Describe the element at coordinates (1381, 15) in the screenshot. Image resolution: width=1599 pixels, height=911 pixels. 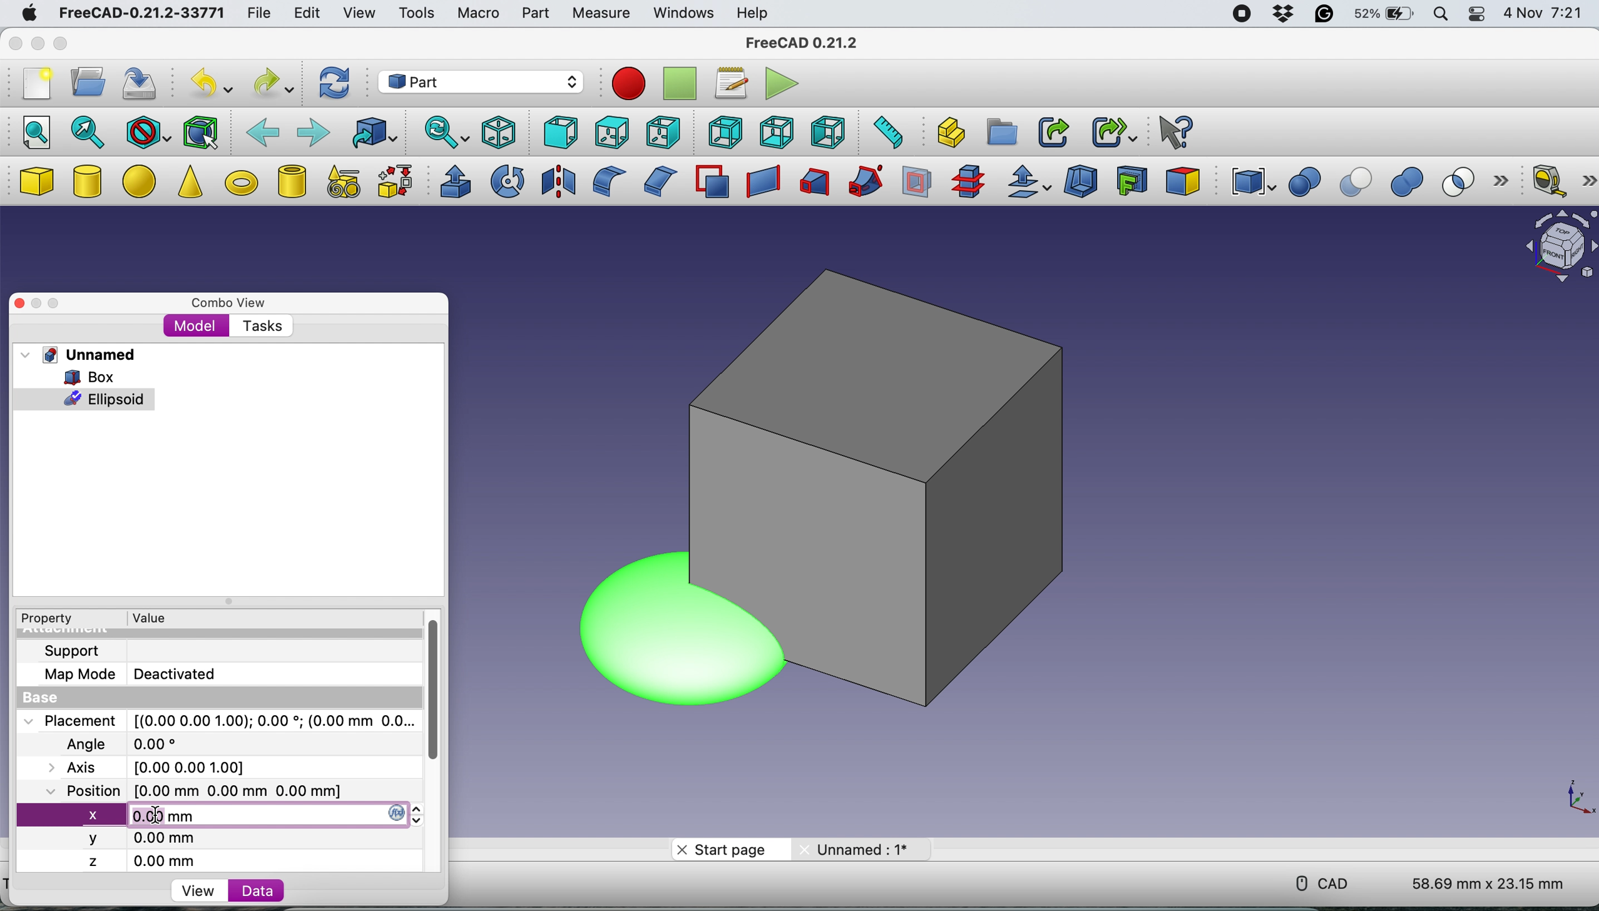
I see `battery` at that location.